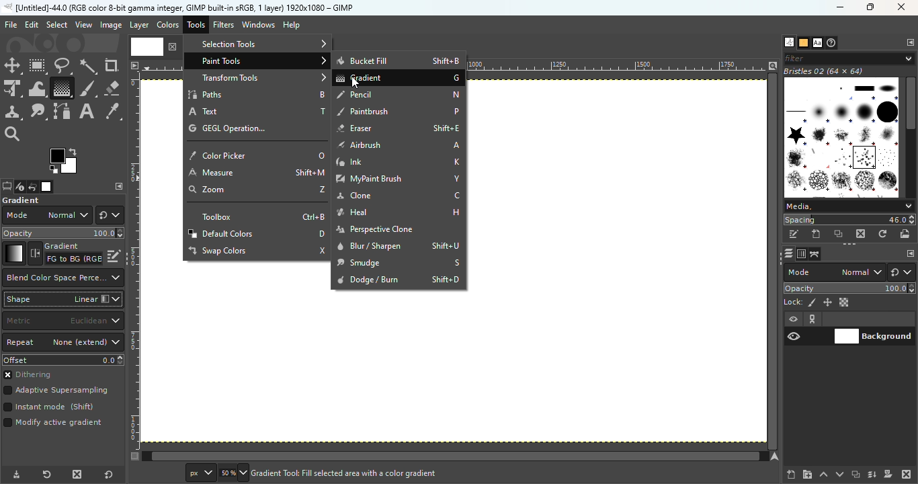 The height and width of the screenshot is (484, 918). Describe the element at coordinates (112, 85) in the screenshot. I see `Eraser tool` at that location.